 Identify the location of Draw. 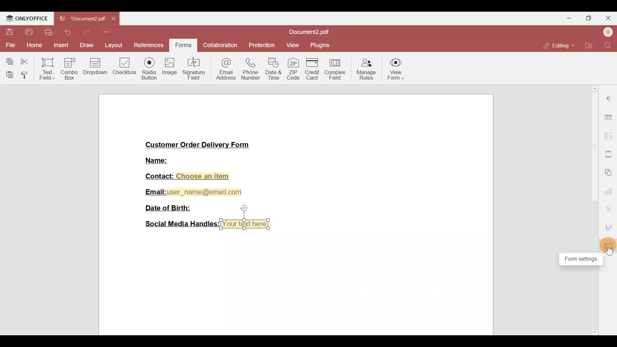
(86, 45).